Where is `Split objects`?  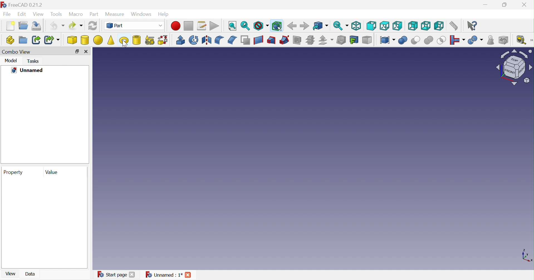 Split objects is located at coordinates (475, 41).